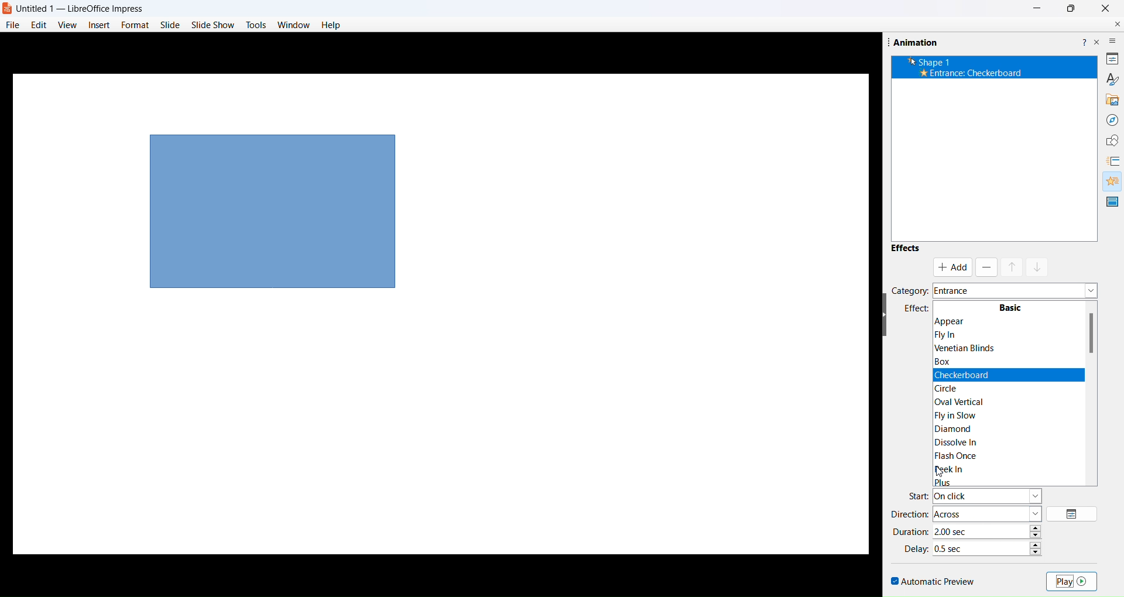 The image size is (1124, 597). What do you see at coordinates (961, 442) in the screenshot?
I see `dissolve in` at bounding box center [961, 442].